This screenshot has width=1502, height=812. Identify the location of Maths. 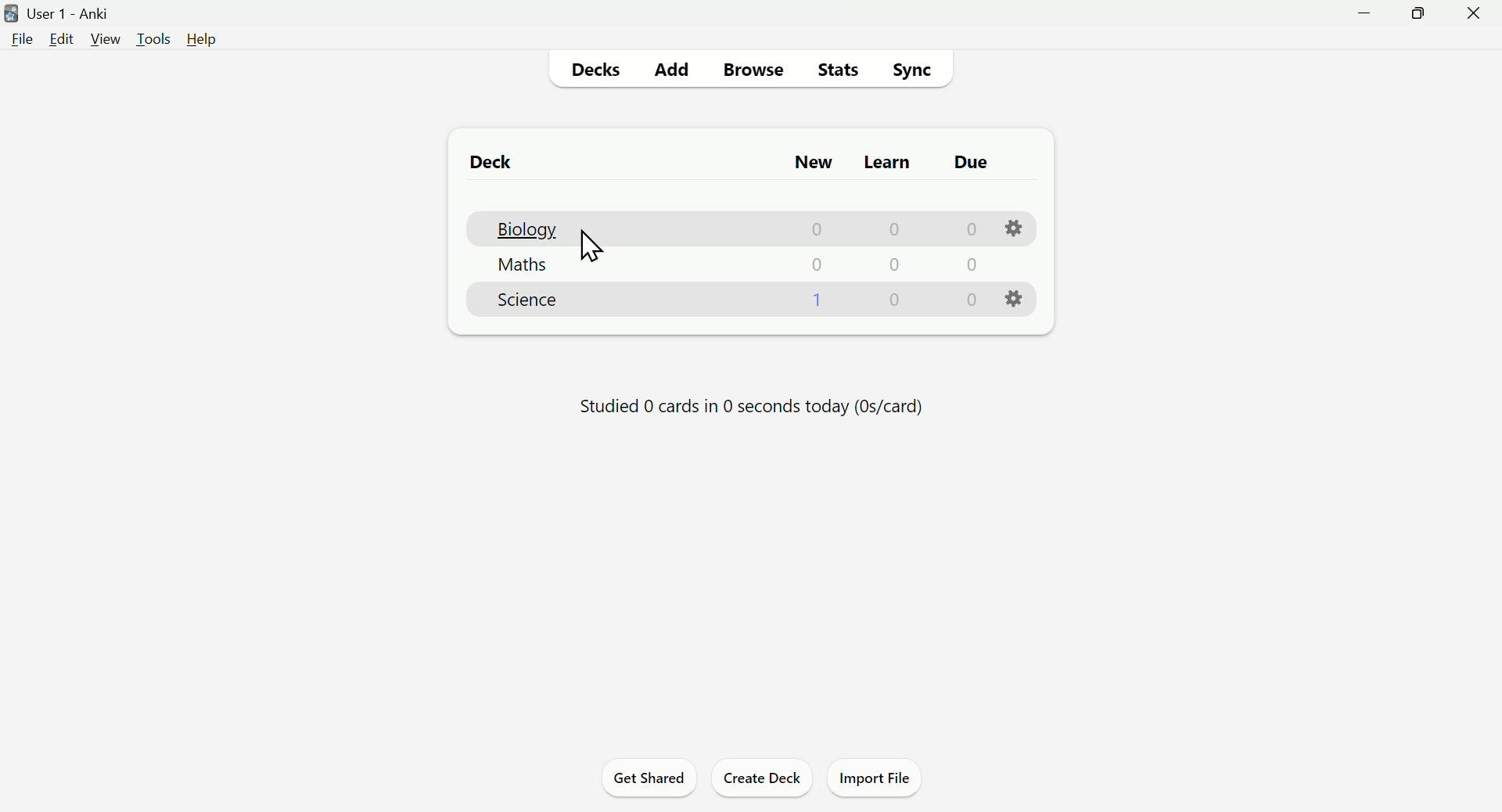
(526, 264).